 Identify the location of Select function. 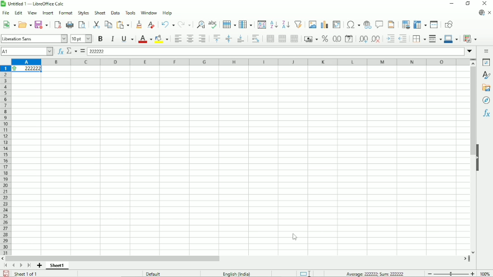
(72, 51).